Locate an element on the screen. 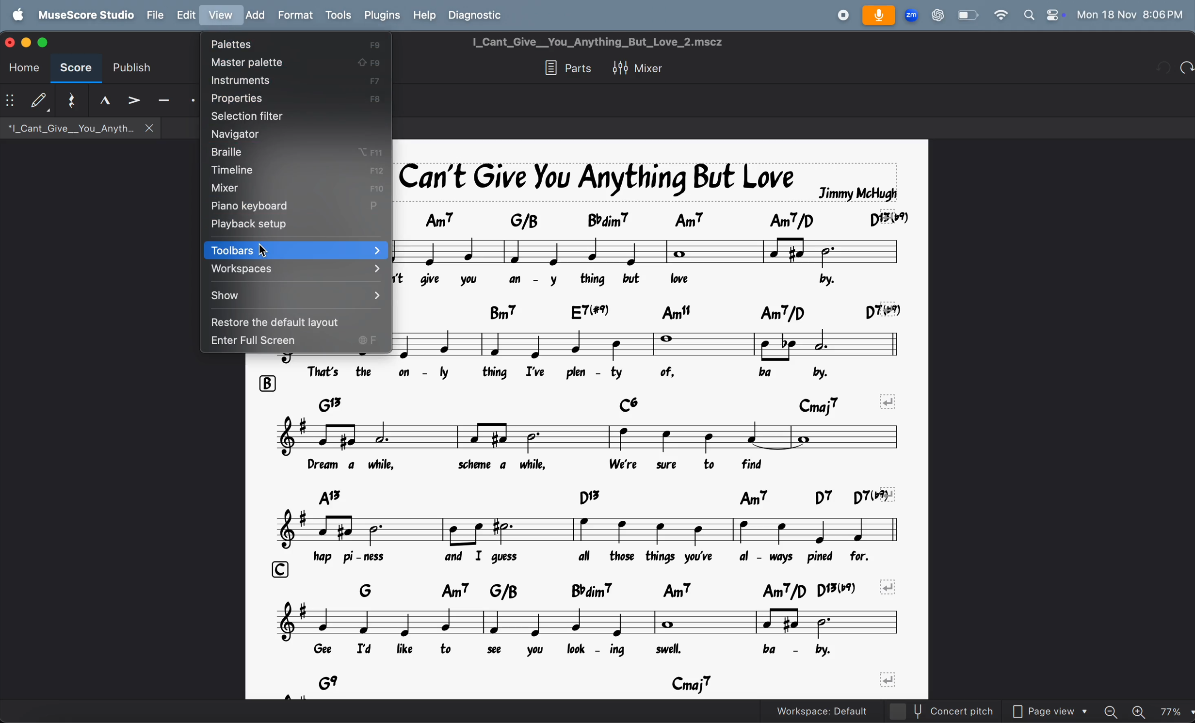 The image size is (1195, 723). enter full screen is located at coordinates (294, 343).